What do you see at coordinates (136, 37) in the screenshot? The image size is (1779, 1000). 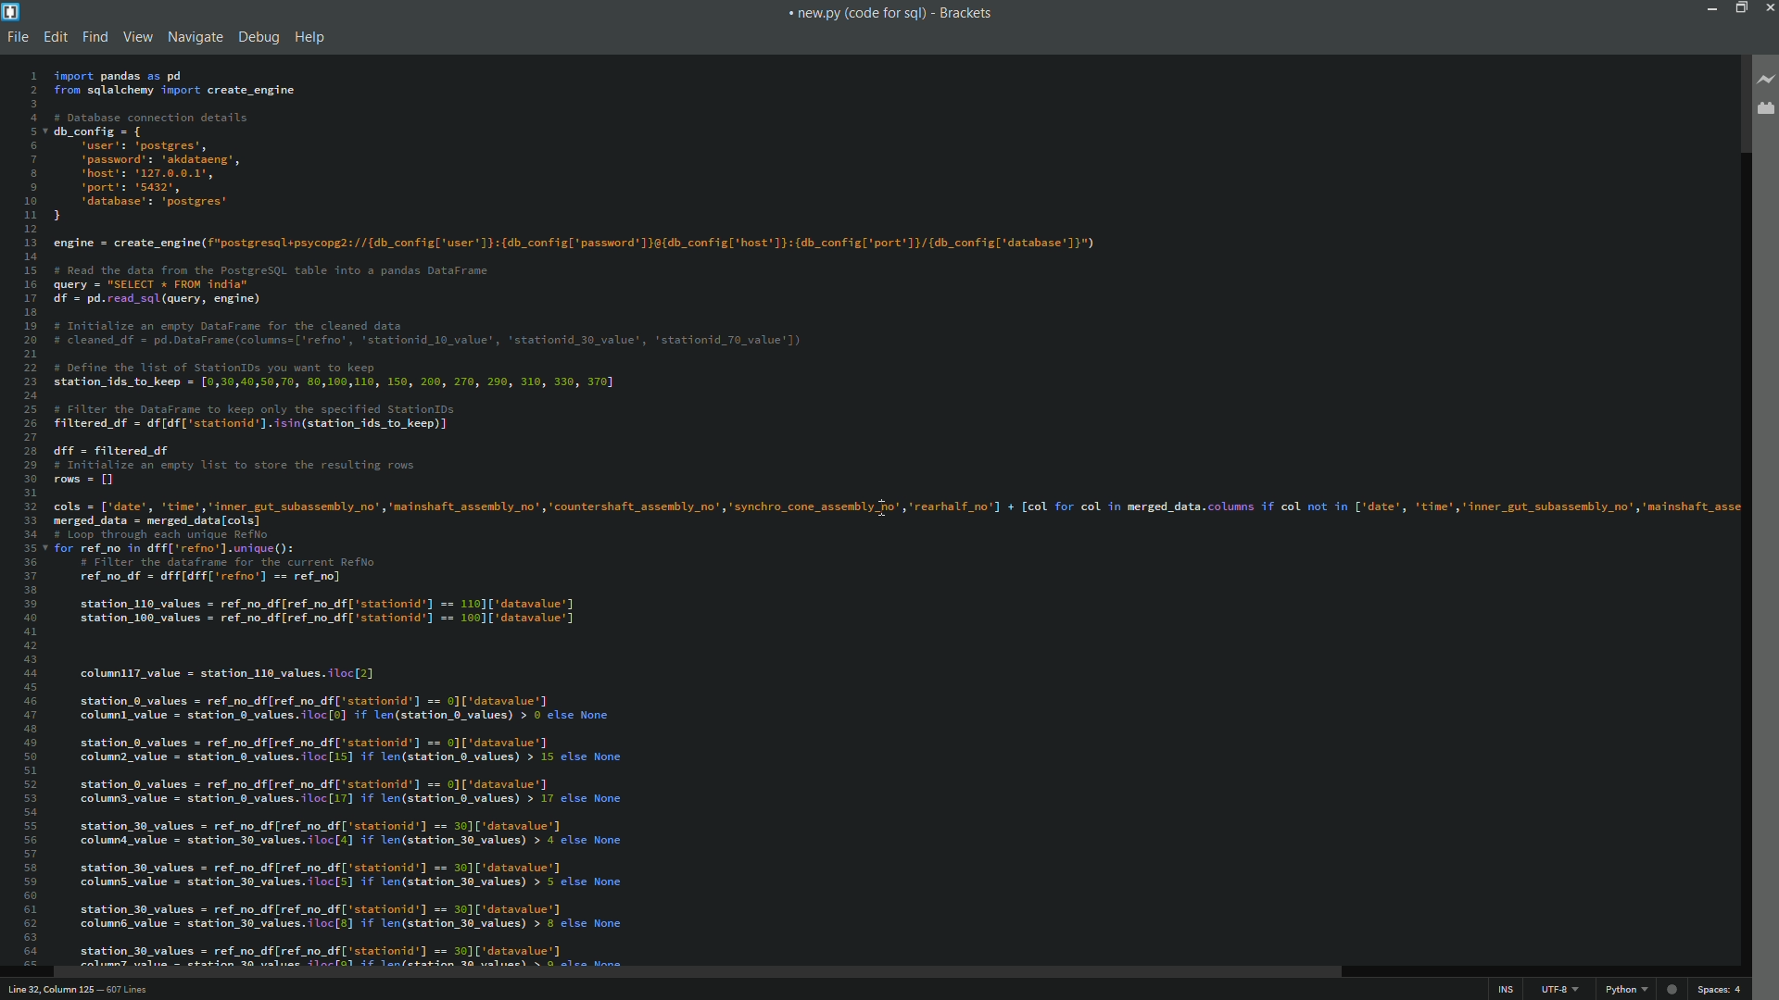 I see `view menu` at bounding box center [136, 37].